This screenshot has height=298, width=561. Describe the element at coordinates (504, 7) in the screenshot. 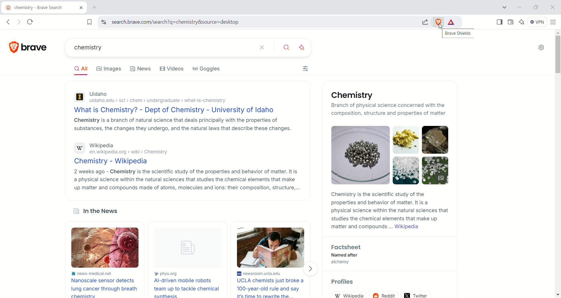

I see `search tabs` at that location.